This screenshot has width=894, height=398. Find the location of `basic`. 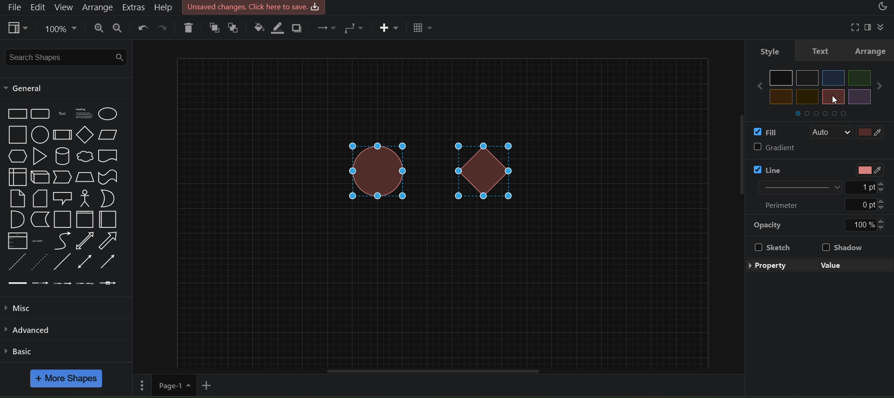

basic is located at coordinates (67, 354).